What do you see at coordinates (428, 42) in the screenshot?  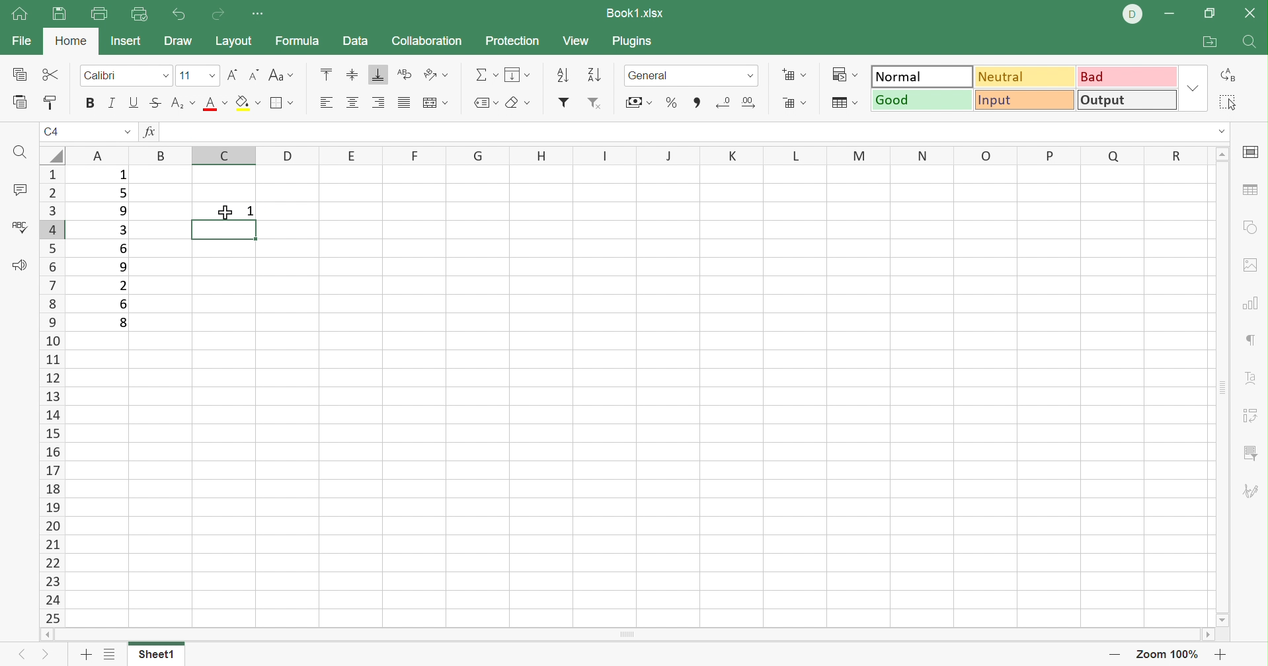 I see `ollaboration` at bounding box center [428, 42].